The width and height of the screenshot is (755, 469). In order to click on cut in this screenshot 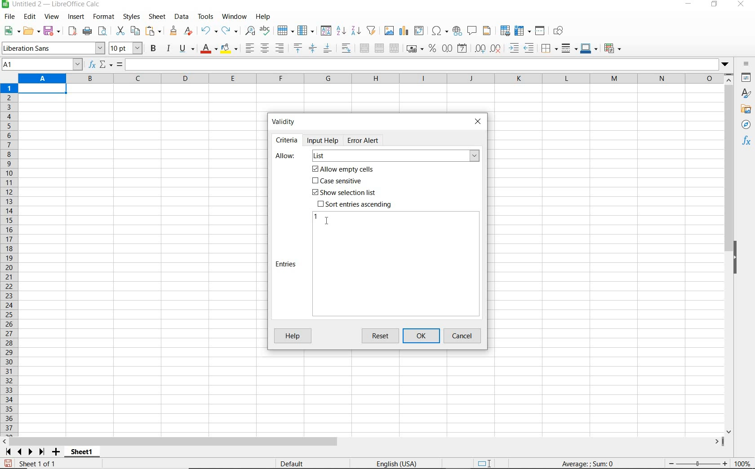, I will do `click(120, 31)`.